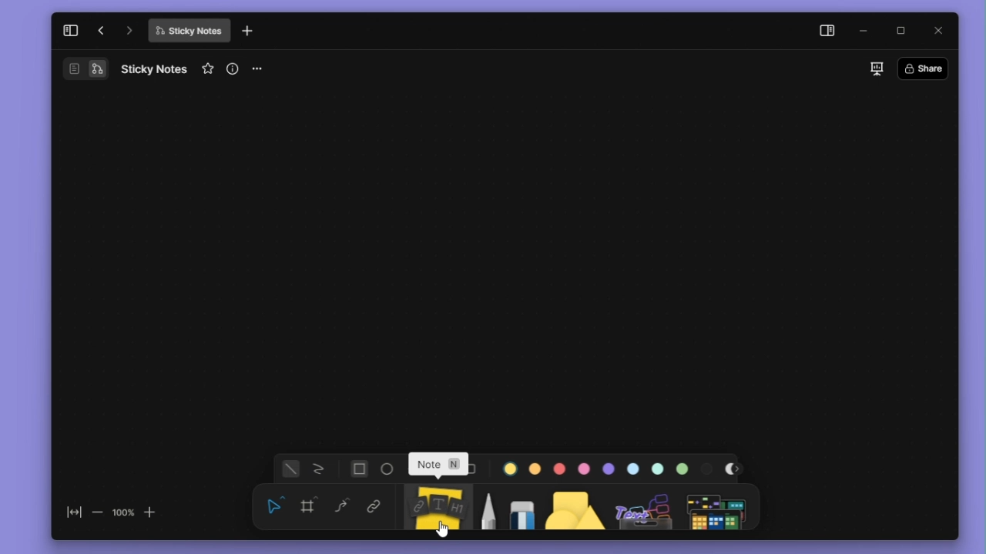 Image resolution: width=986 pixels, height=554 pixels. Describe the element at coordinates (939, 28) in the screenshot. I see `close` at that location.